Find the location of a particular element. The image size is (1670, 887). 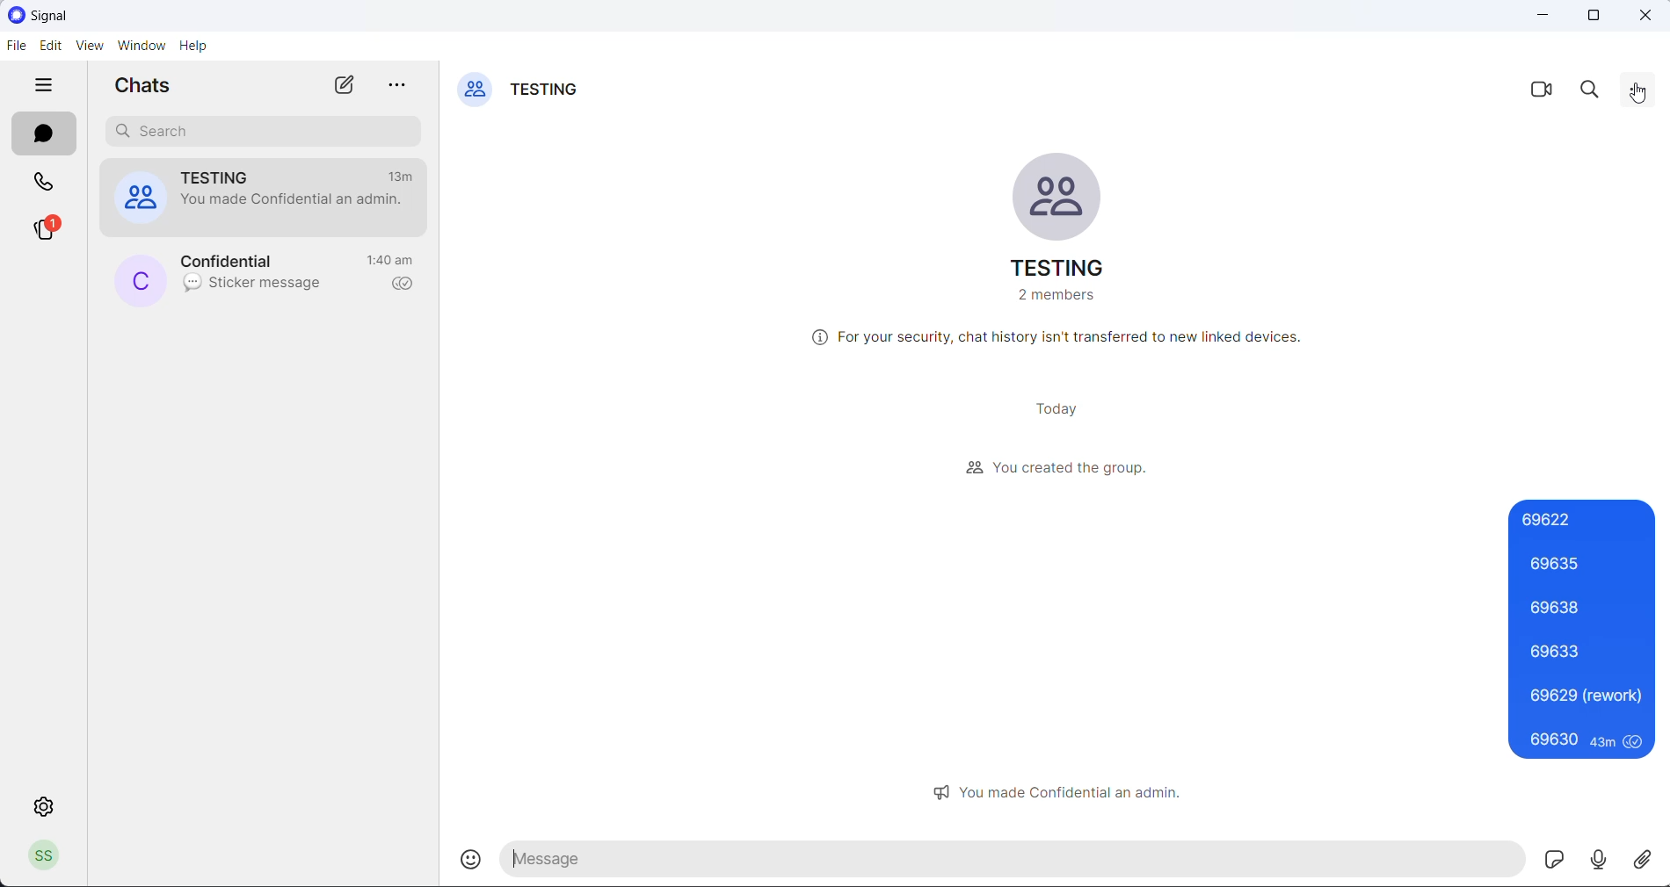

today heading is located at coordinates (1056, 410).